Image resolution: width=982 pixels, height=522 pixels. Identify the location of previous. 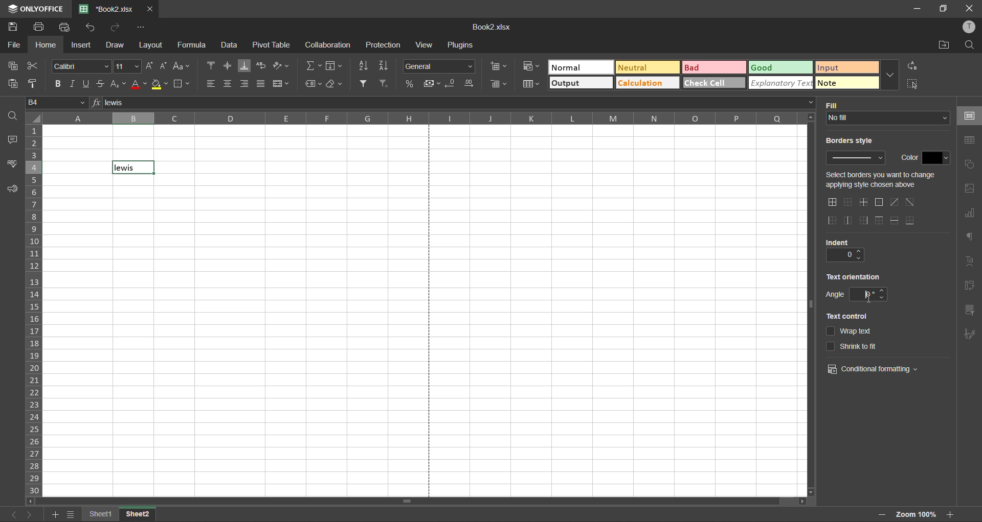
(14, 514).